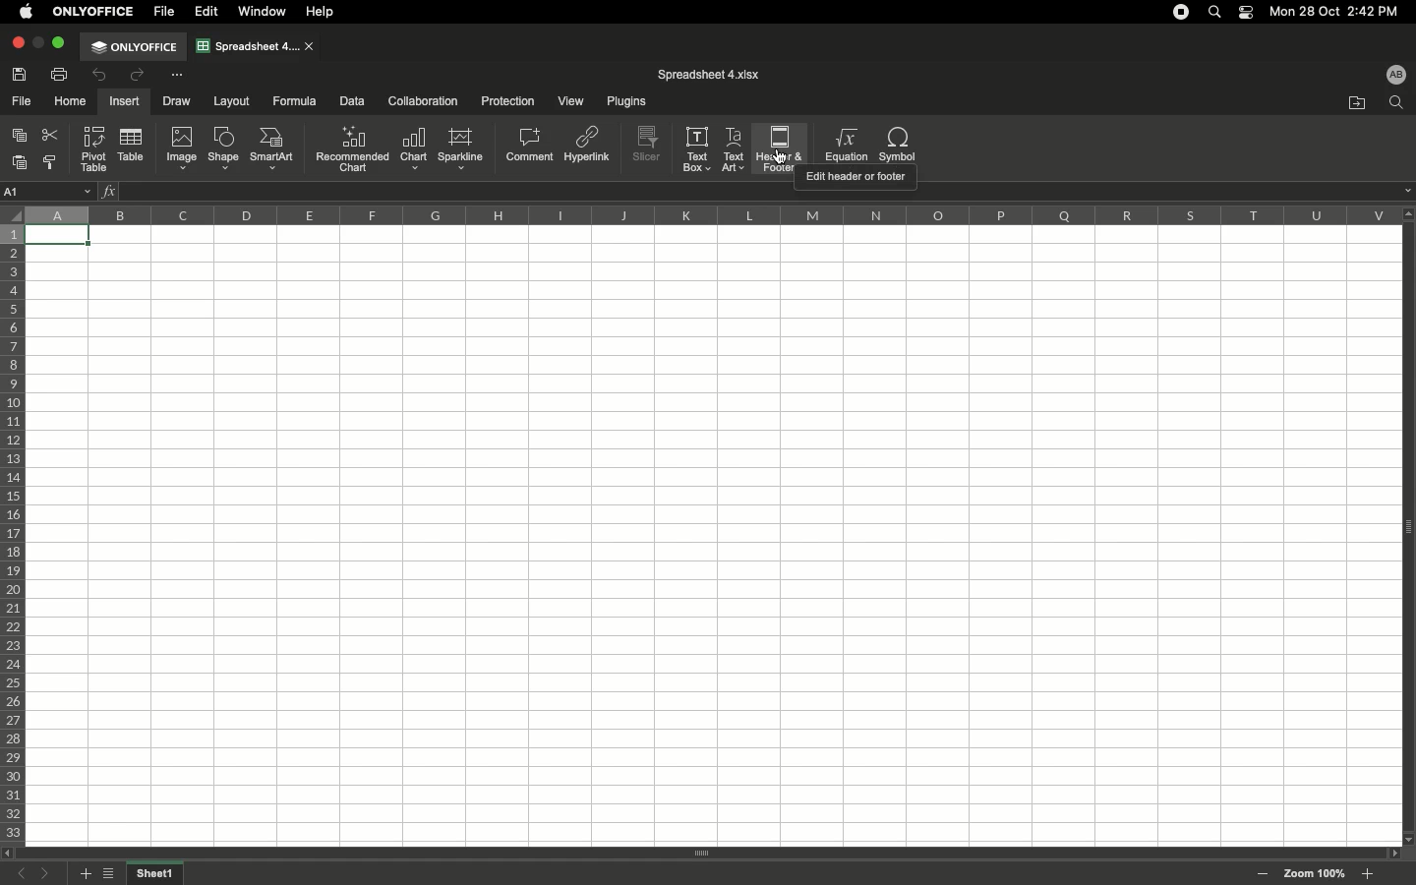 The image size is (1416, 885). Describe the element at coordinates (71, 102) in the screenshot. I see `Home` at that location.